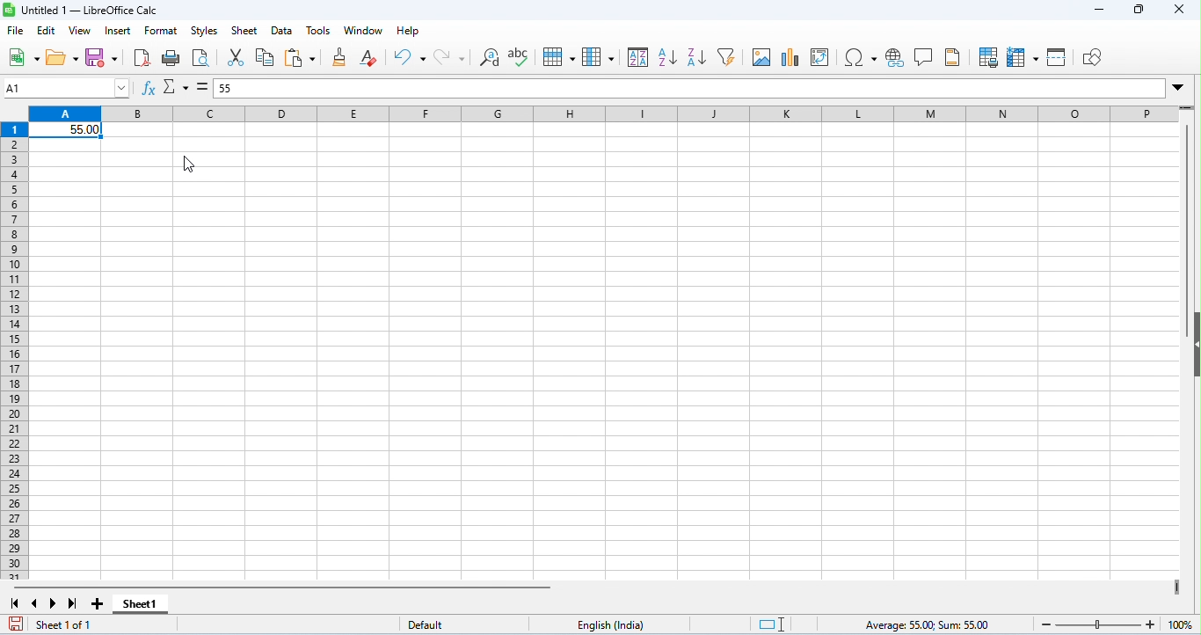 This screenshot has width=1201, height=635. Describe the element at coordinates (860, 57) in the screenshot. I see `insert special characters` at that location.